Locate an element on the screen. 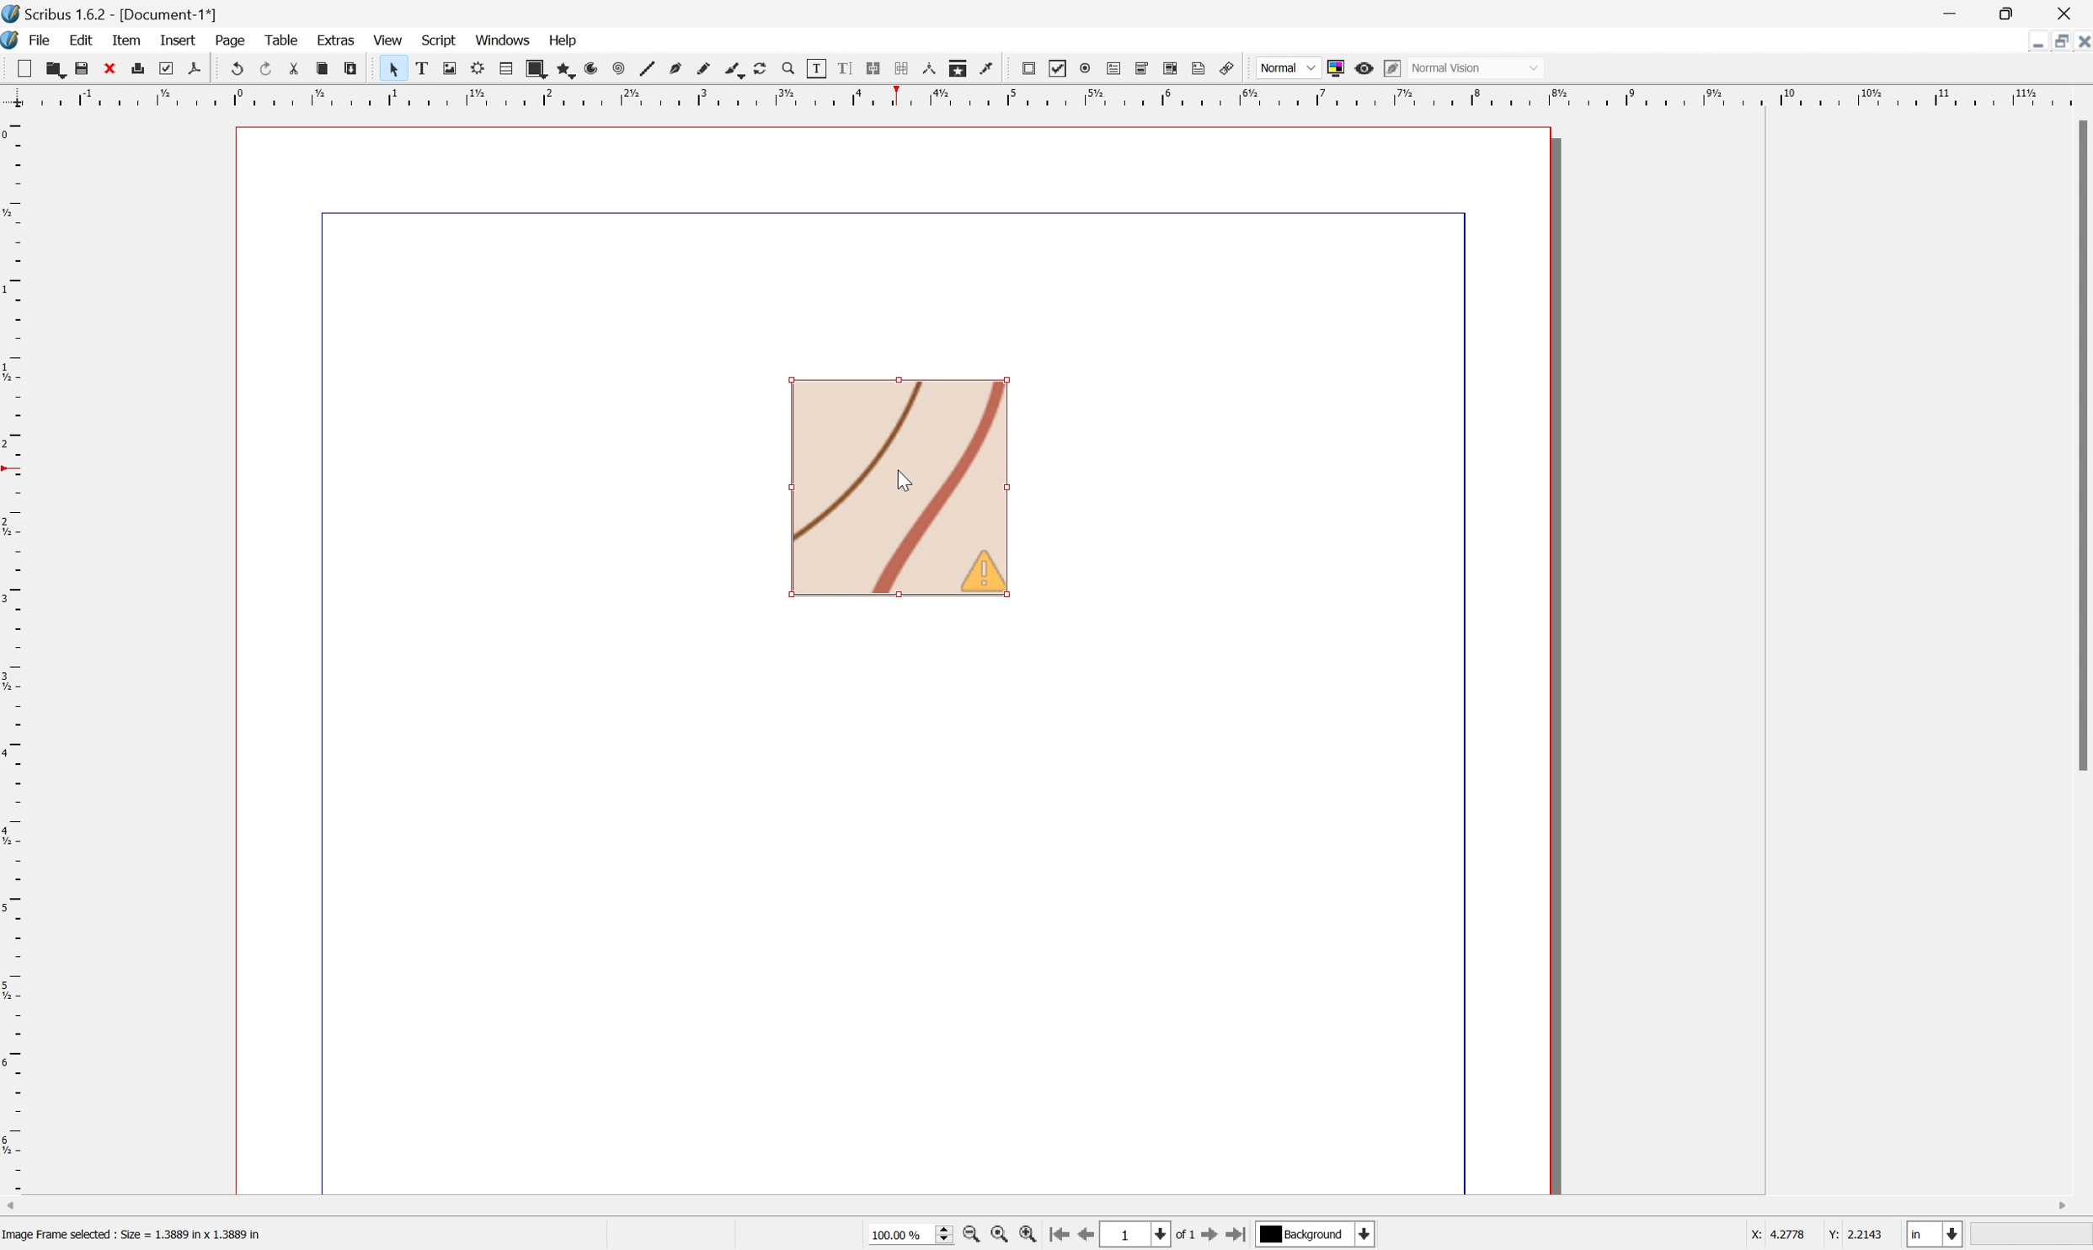 The image size is (2093, 1250). Calligraphic line is located at coordinates (738, 71).